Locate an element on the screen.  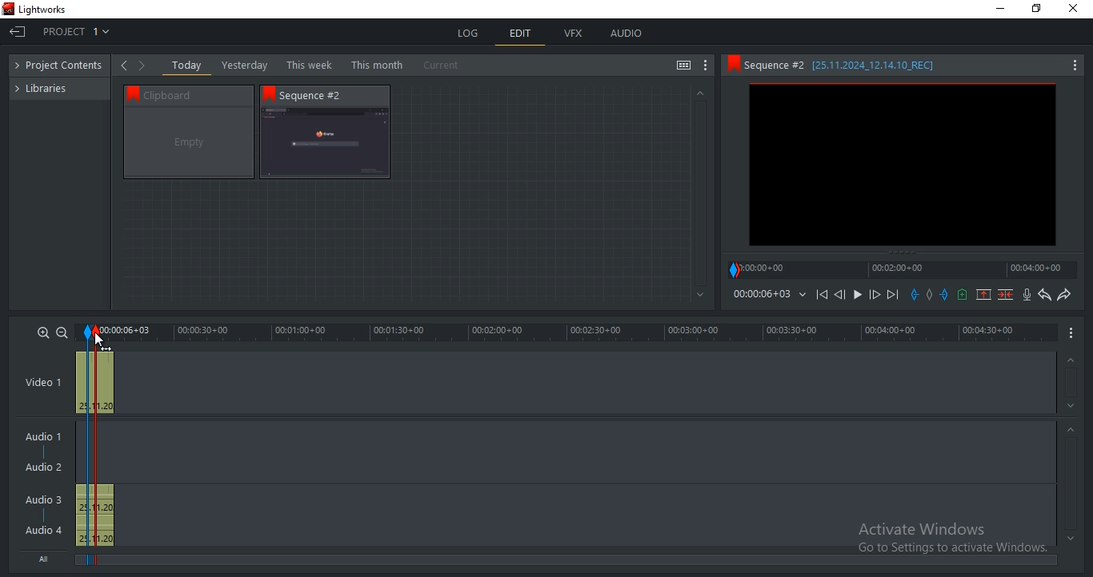
zoom in is located at coordinates (43, 332).